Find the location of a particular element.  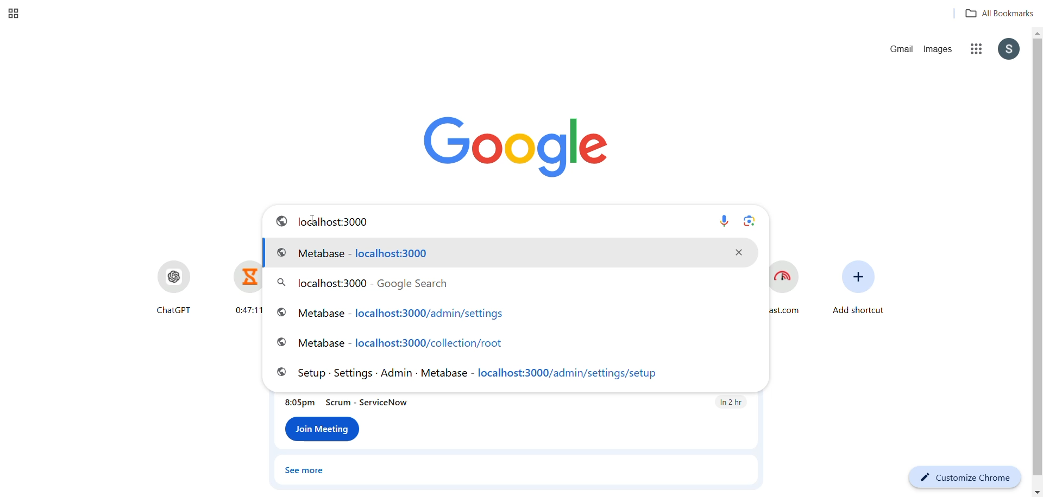

customize chrome is located at coordinates (962, 477).